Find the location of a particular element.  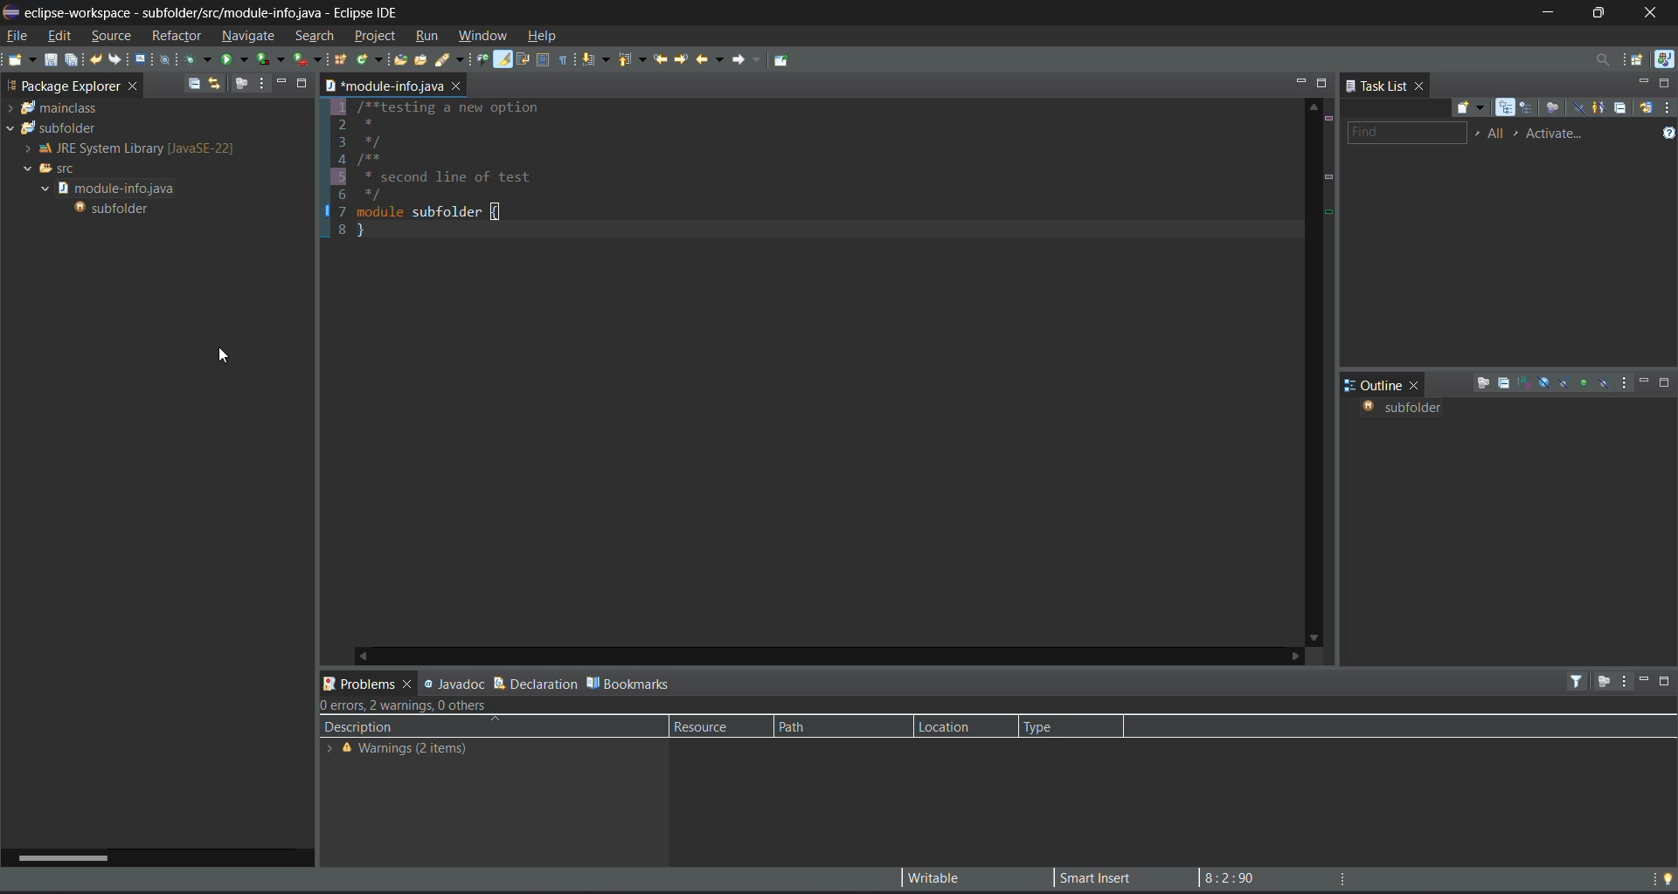

filters is located at coordinates (1579, 681).